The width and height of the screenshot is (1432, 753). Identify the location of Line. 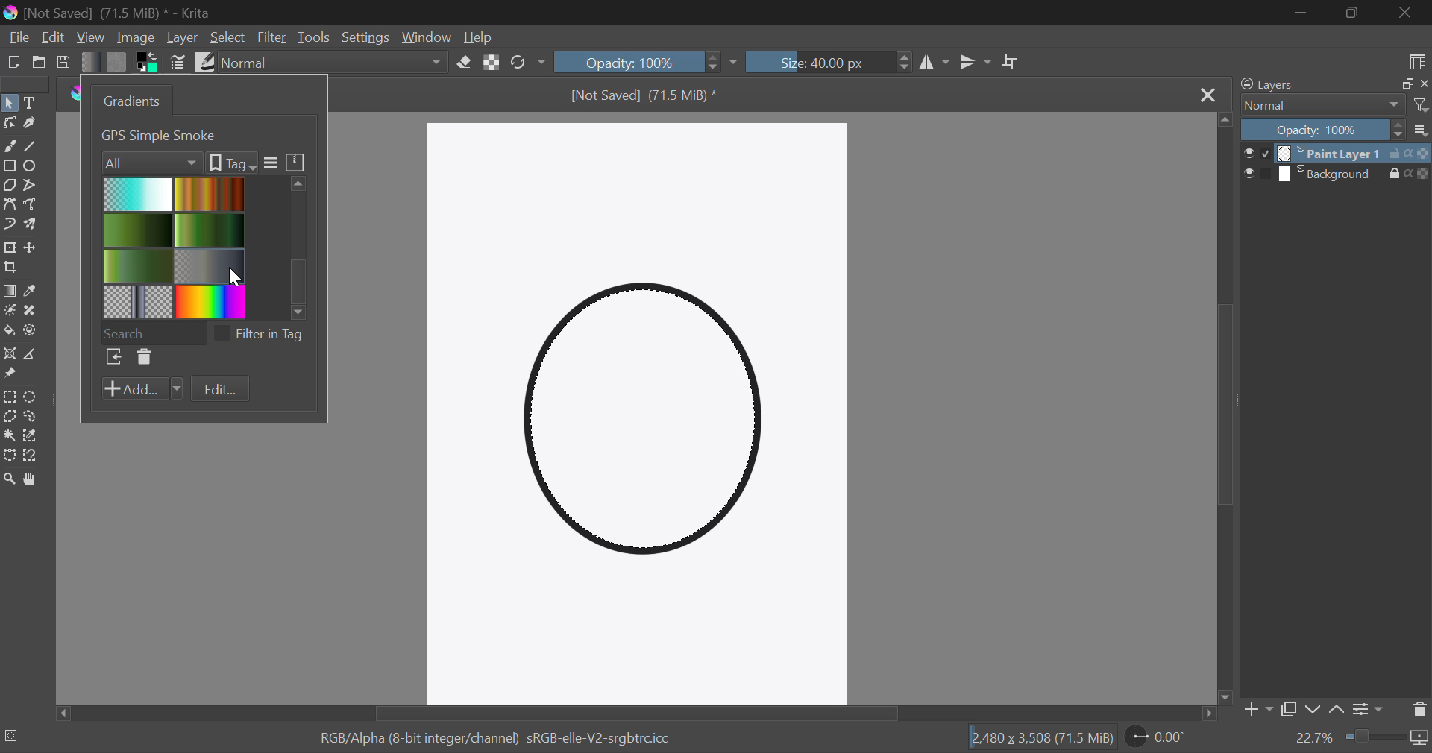
(32, 147).